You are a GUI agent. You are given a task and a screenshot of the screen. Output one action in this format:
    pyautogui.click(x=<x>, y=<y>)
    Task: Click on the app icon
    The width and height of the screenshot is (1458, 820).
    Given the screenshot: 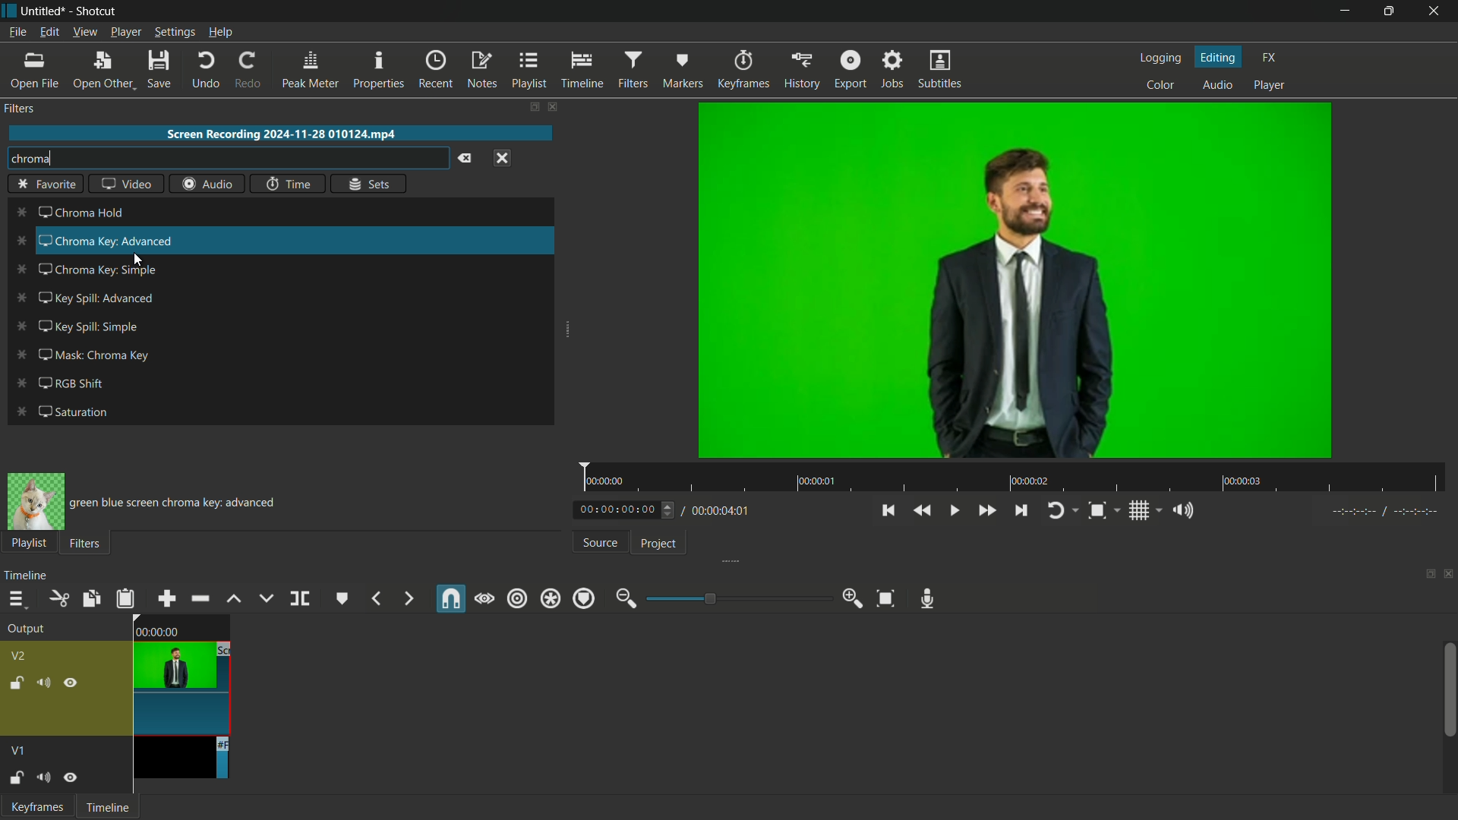 What is the action you would take?
    pyautogui.click(x=9, y=11)
    